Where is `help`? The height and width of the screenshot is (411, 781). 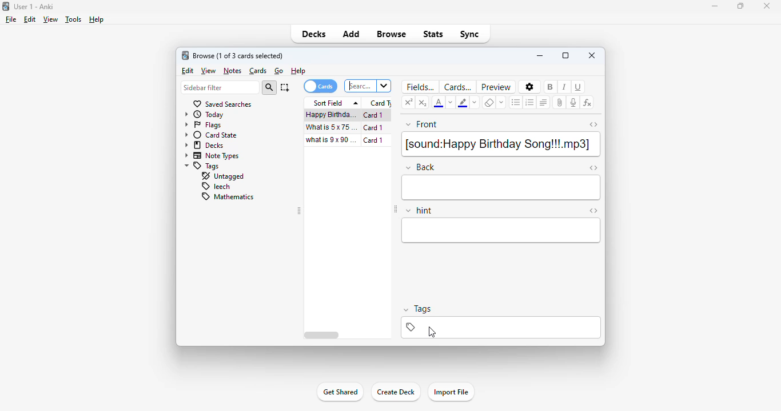
help is located at coordinates (97, 19).